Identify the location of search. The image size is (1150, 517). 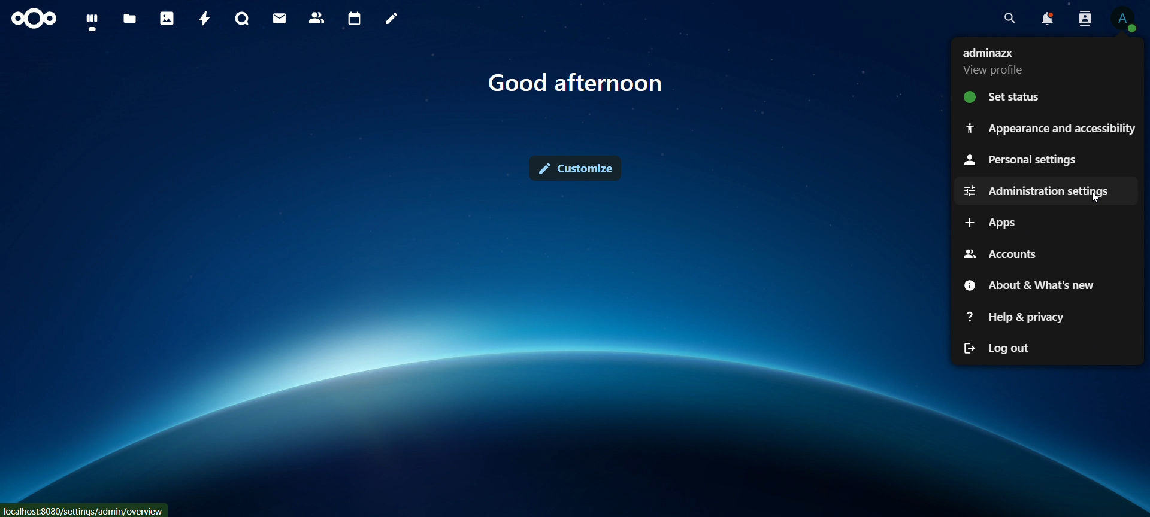
(1011, 18).